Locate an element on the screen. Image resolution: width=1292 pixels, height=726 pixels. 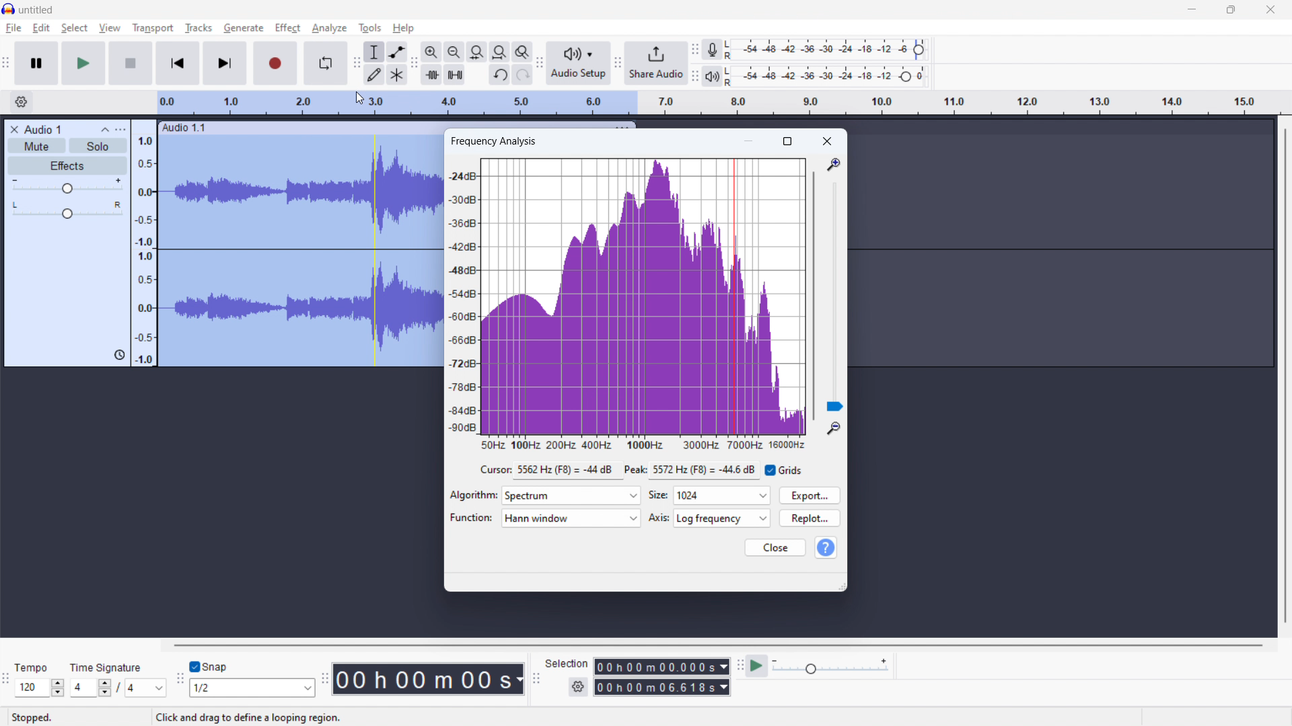
edit is located at coordinates (42, 28).